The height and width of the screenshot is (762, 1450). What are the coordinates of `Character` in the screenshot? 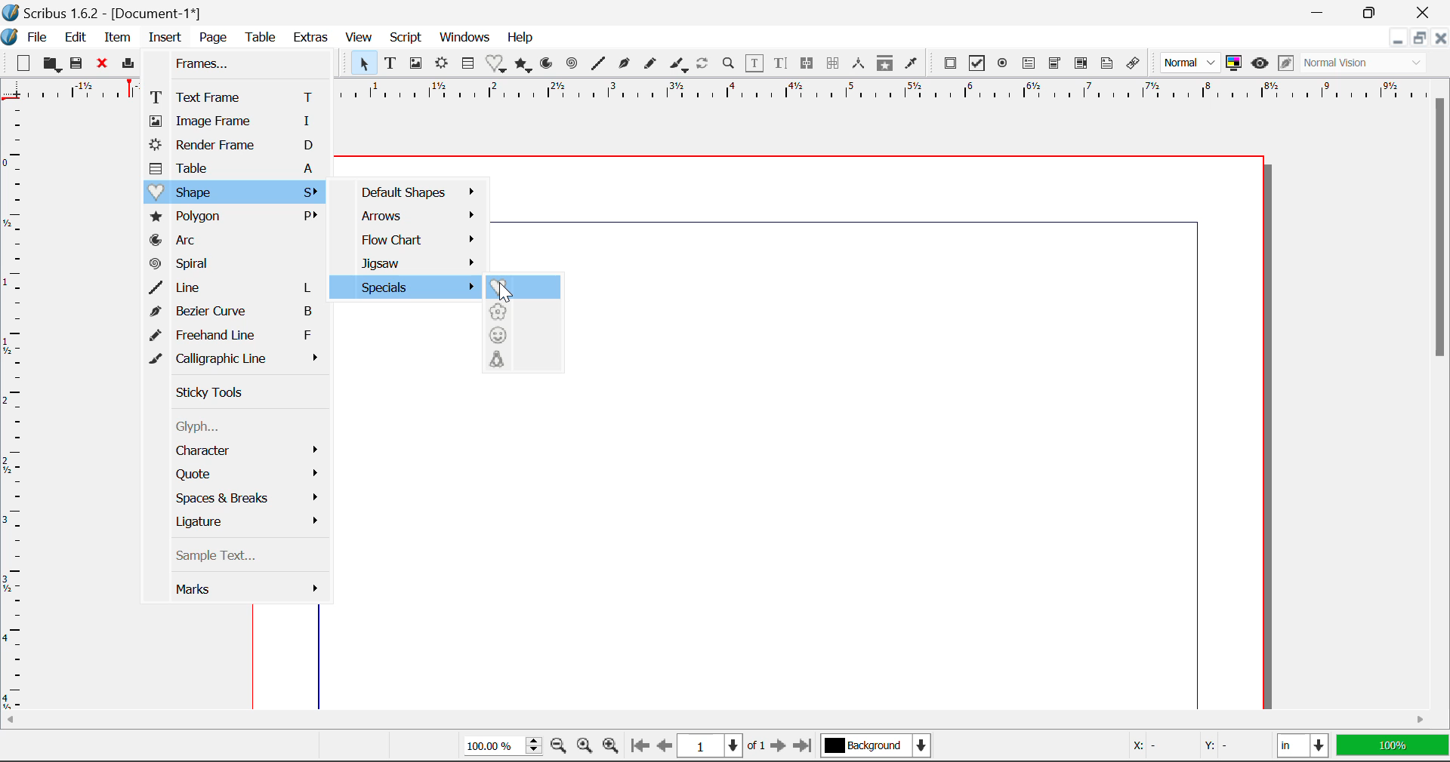 It's located at (526, 361).